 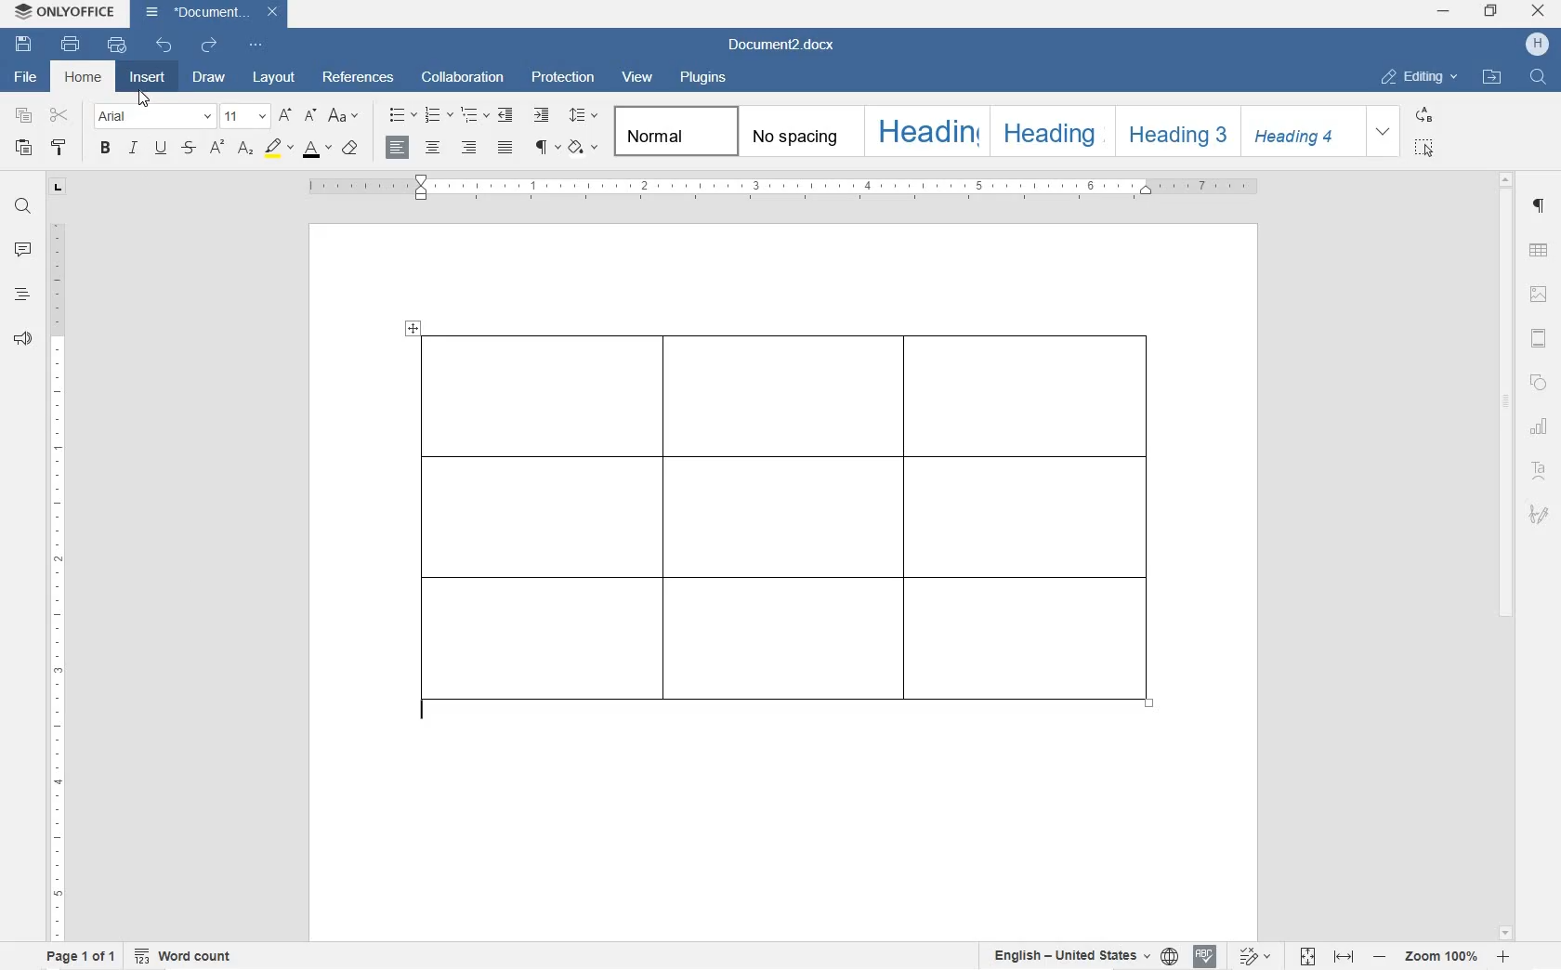 What do you see at coordinates (285, 116) in the screenshot?
I see `increment font size` at bounding box center [285, 116].